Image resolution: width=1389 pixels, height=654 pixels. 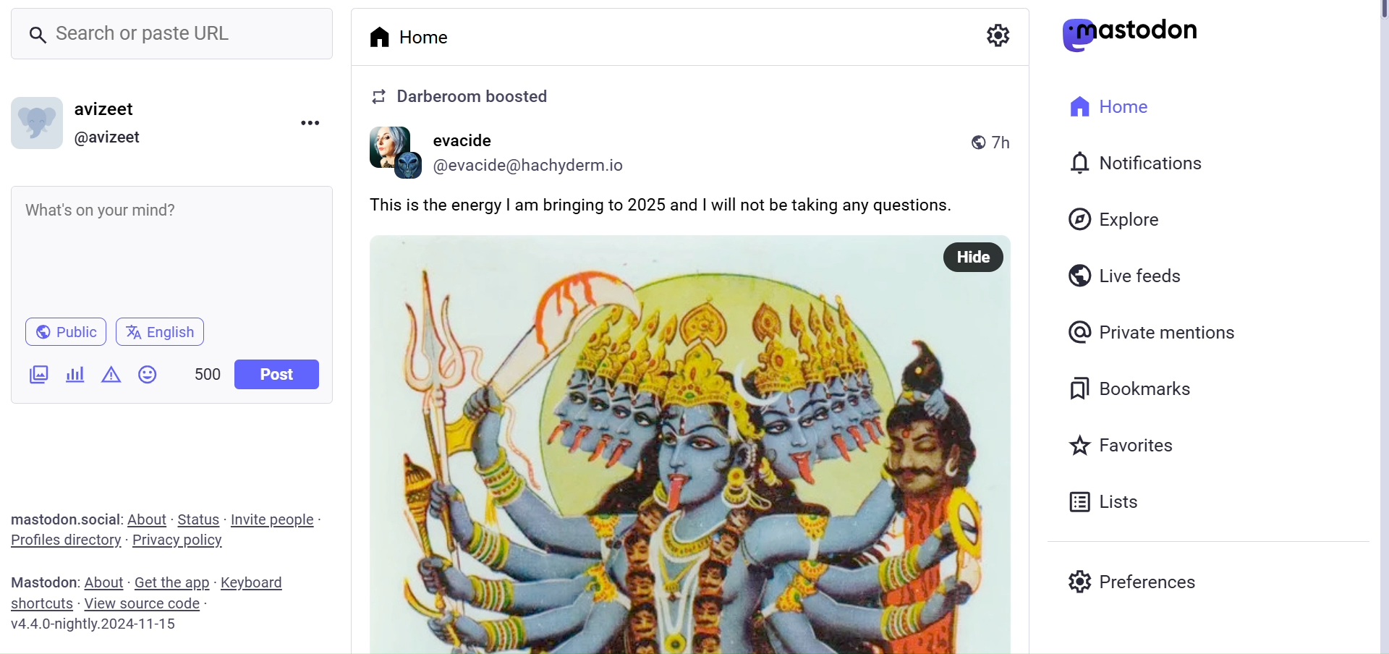 What do you see at coordinates (310, 122) in the screenshot?
I see `Menu` at bounding box center [310, 122].